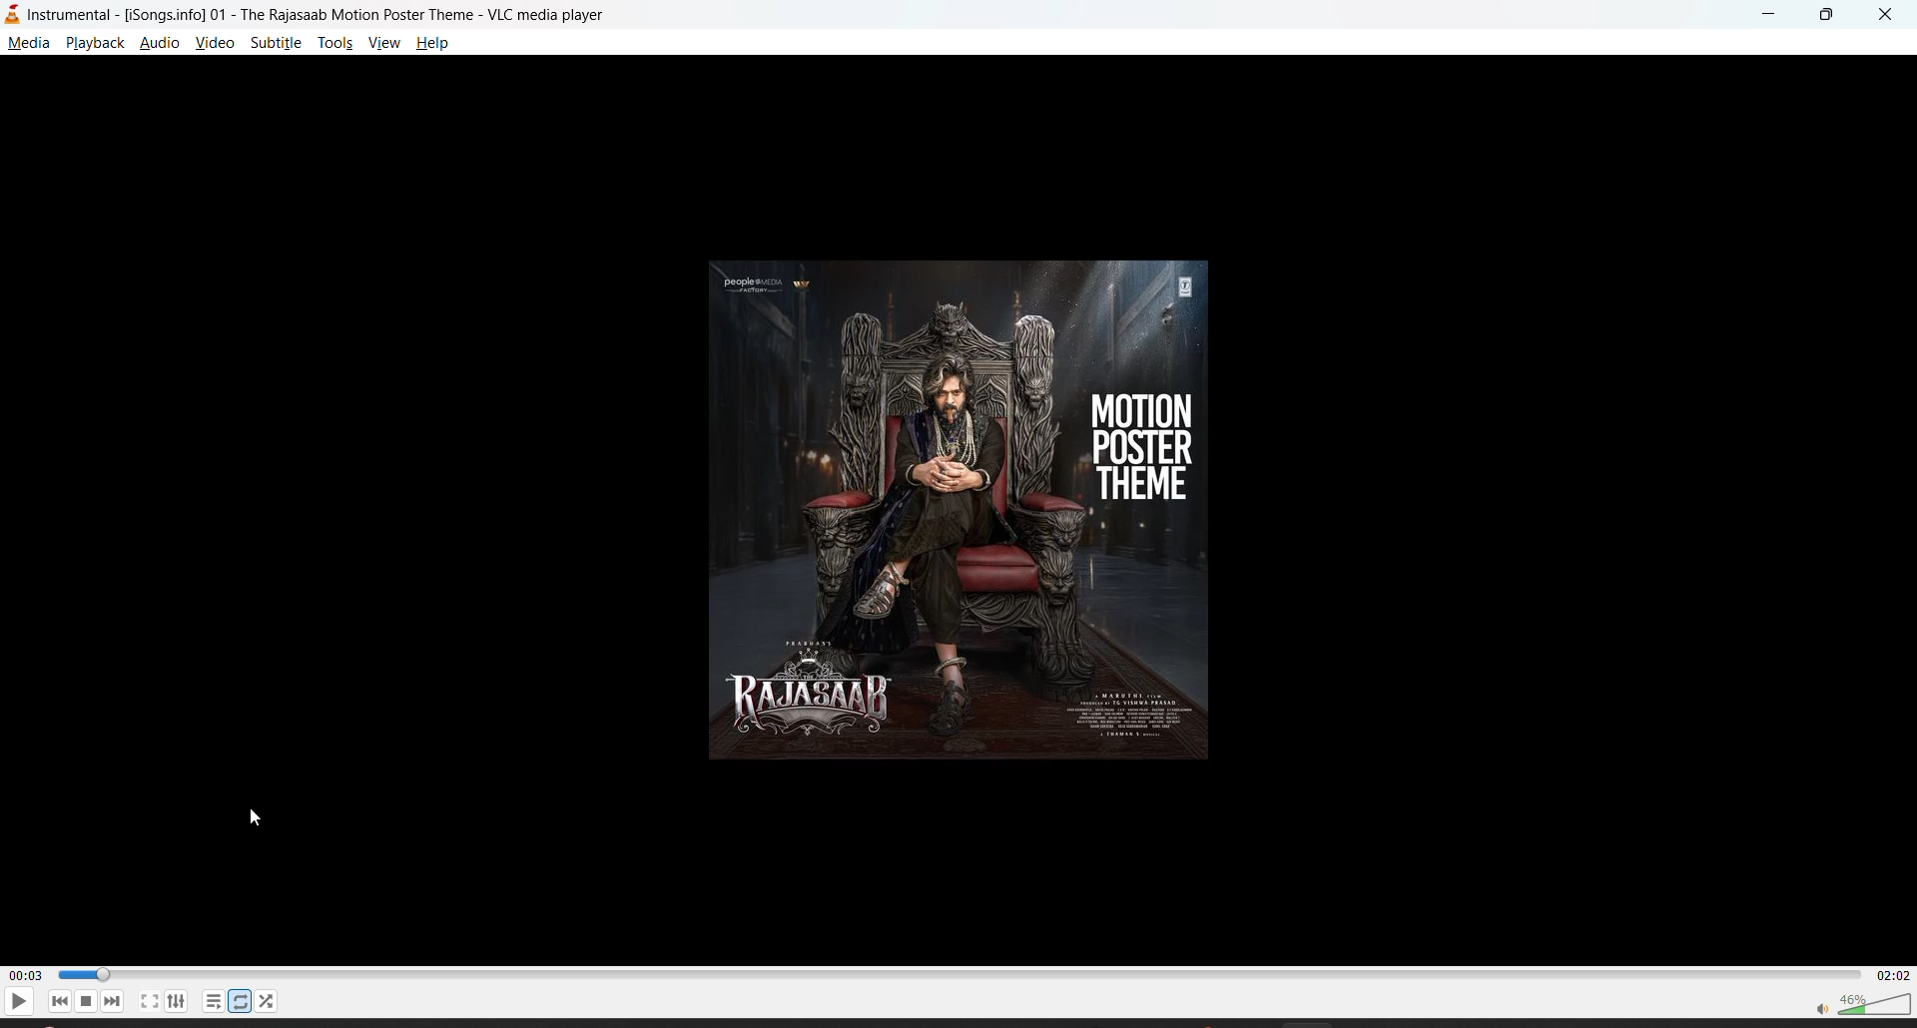  Describe the element at coordinates (268, 1003) in the screenshot. I see `random` at that location.